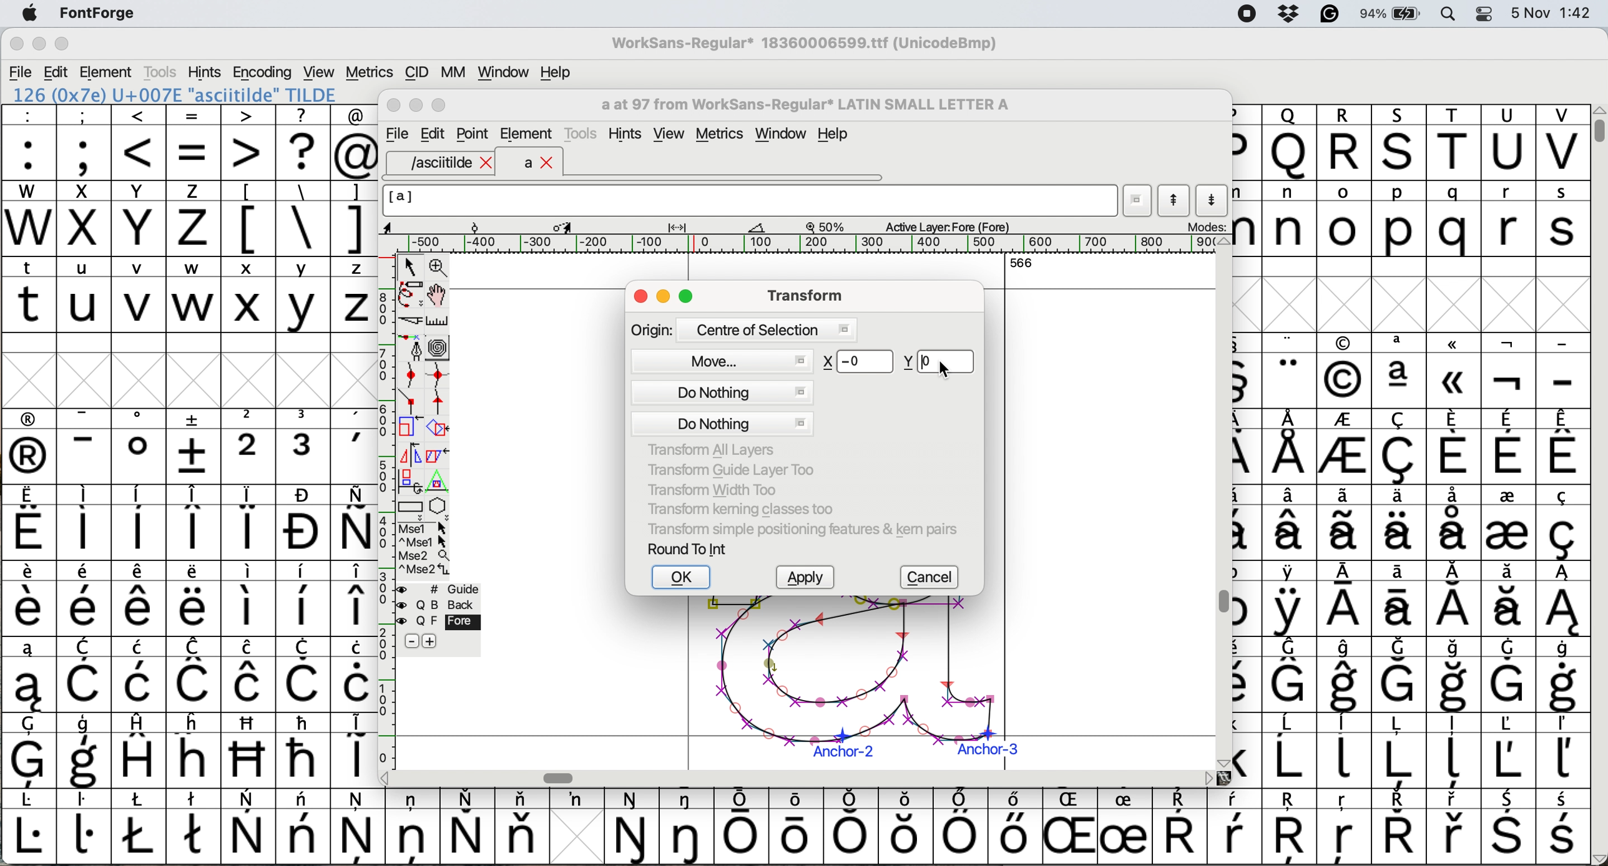  What do you see at coordinates (250, 750) in the screenshot?
I see `` at bounding box center [250, 750].